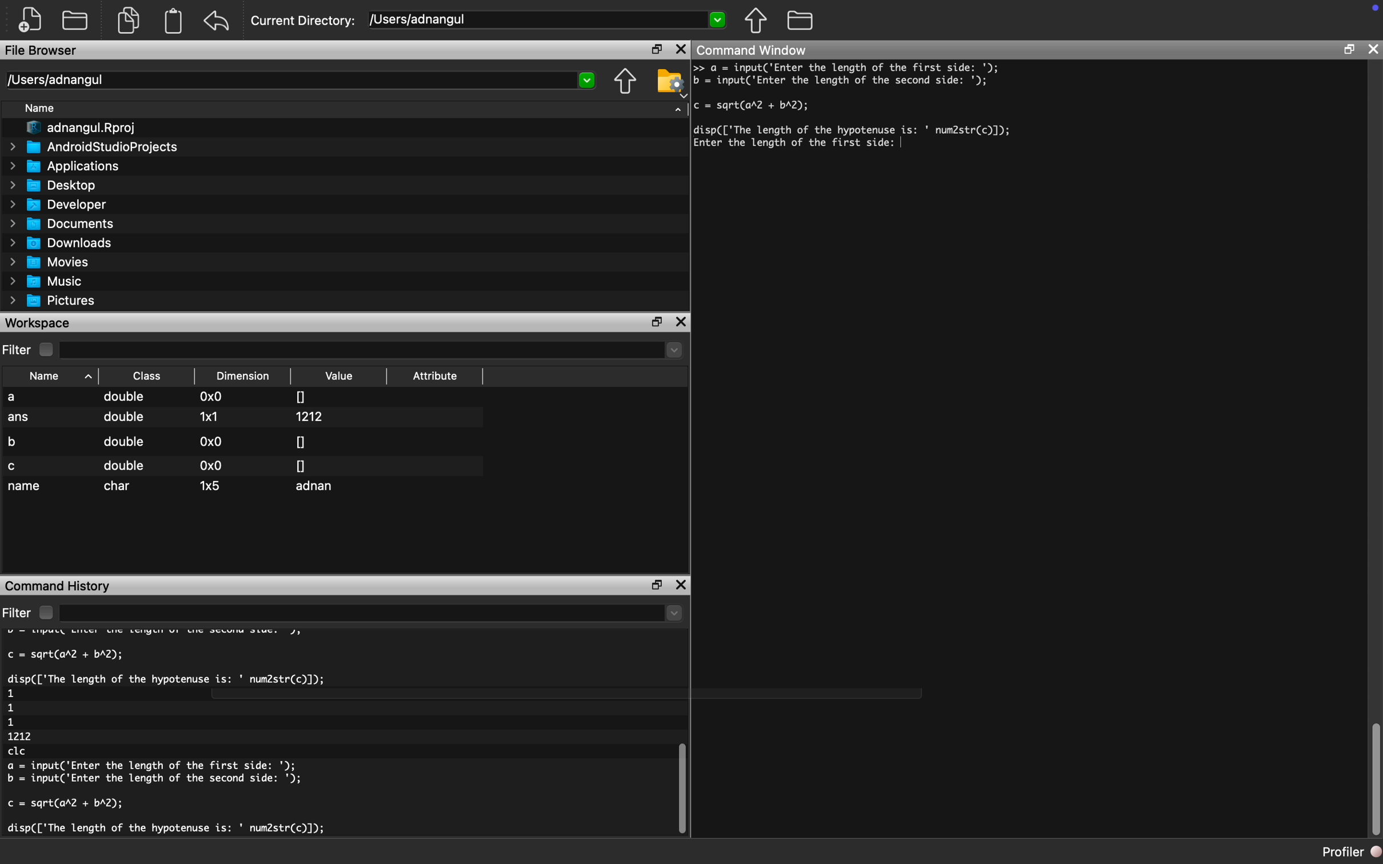  I want to click on a, so click(21, 398).